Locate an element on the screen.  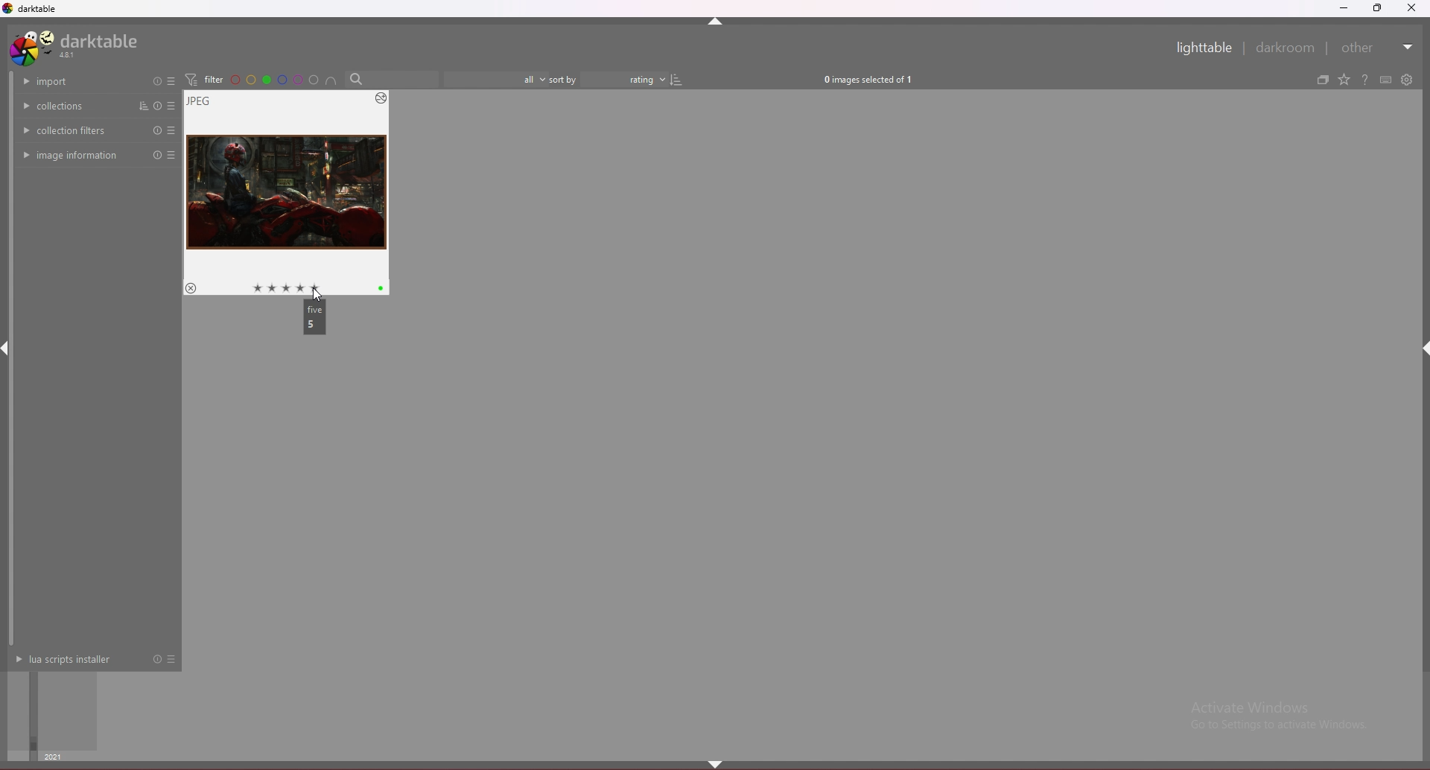
hide is located at coordinates (716, 22).